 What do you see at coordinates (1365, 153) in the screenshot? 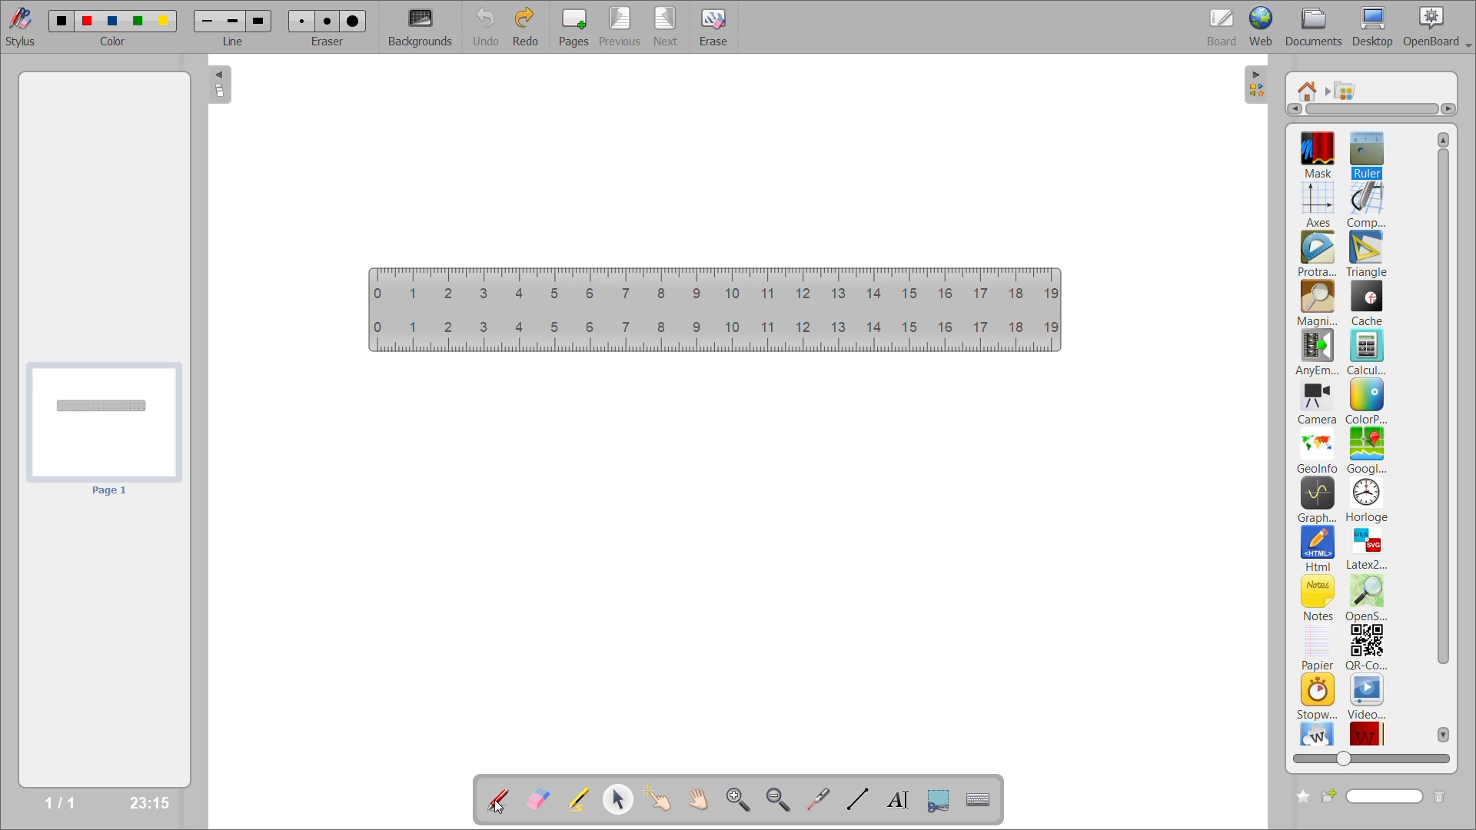
I see `ruler` at bounding box center [1365, 153].